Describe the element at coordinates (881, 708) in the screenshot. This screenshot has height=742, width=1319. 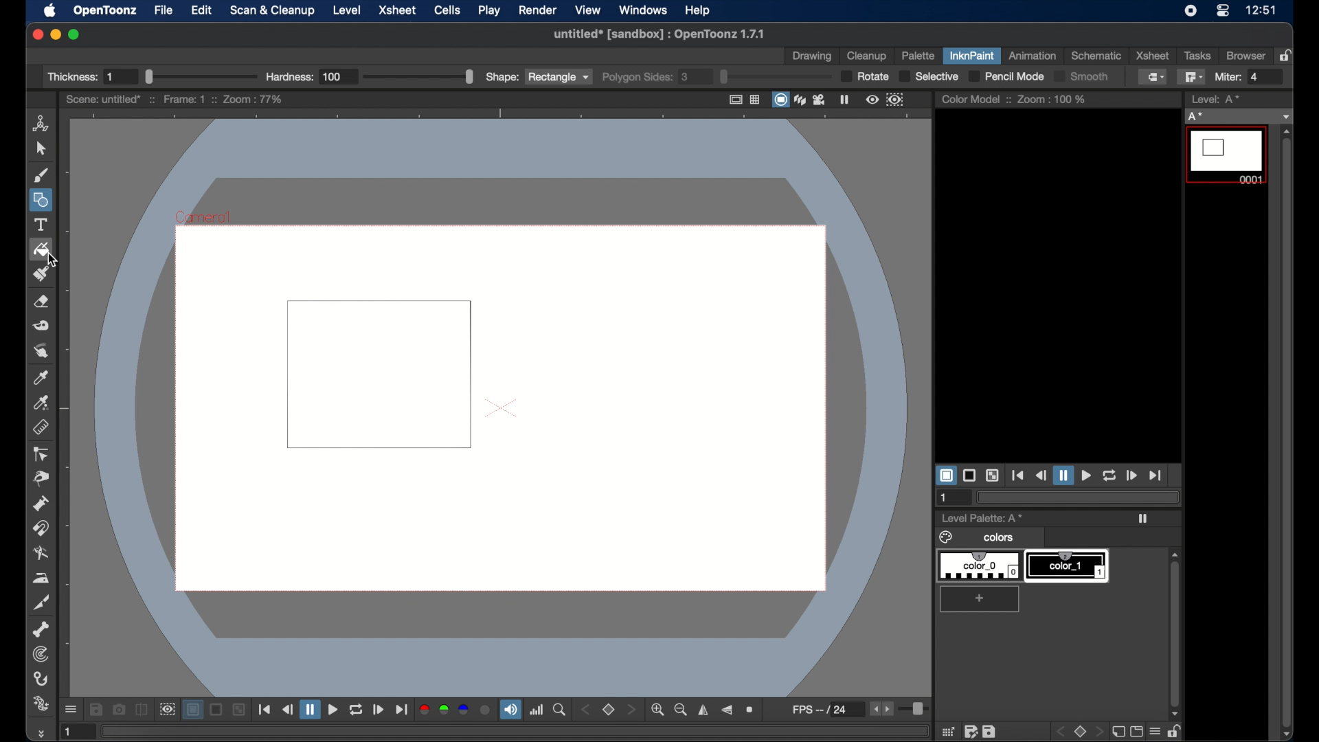
I see `stepper buttons` at that location.